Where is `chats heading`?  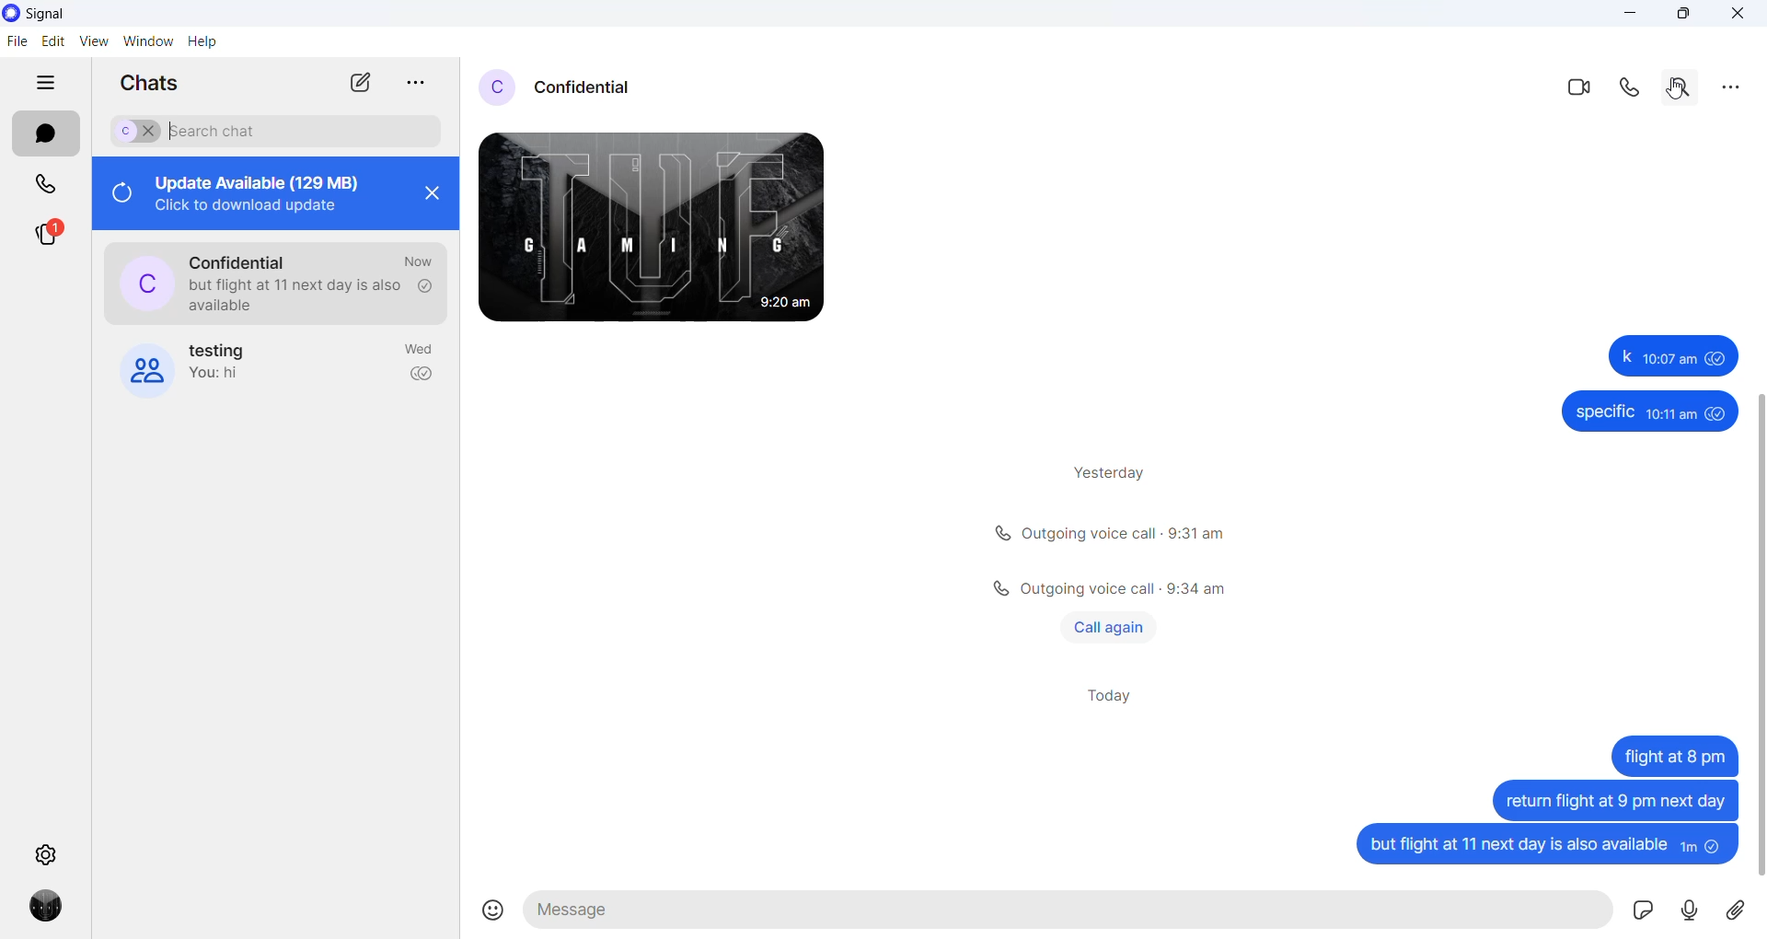 chats heading is located at coordinates (152, 82).